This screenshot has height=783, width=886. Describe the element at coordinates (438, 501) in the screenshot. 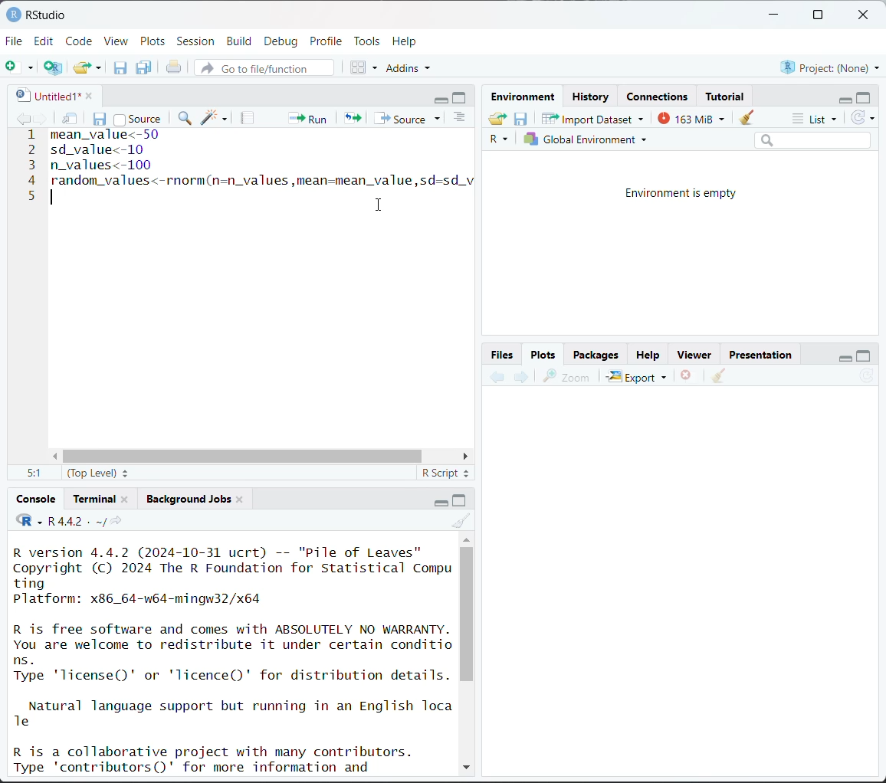

I see `minimize` at that location.